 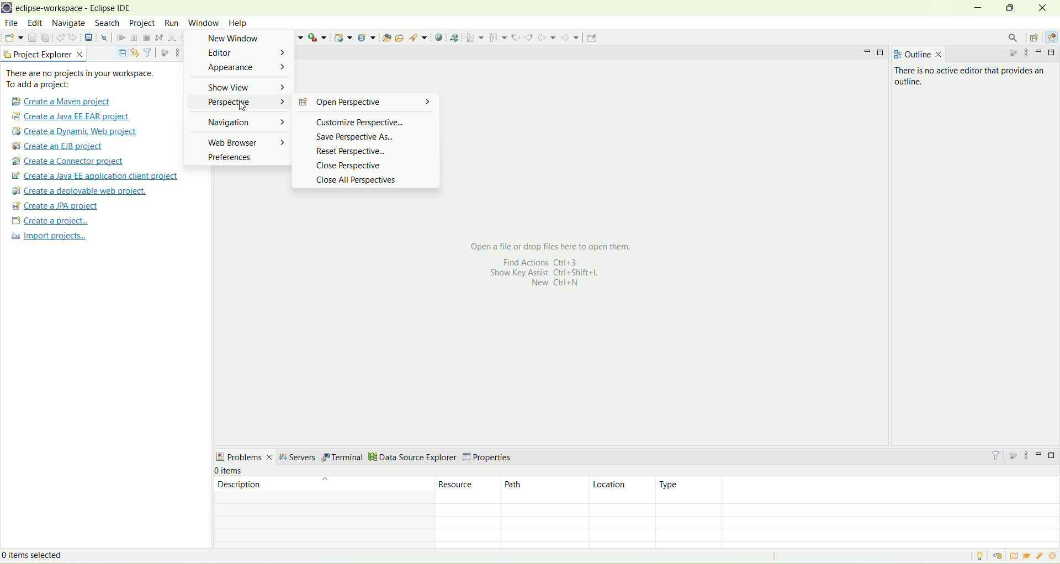 What do you see at coordinates (438, 37) in the screenshot?
I see `open web browser` at bounding box center [438, 37].